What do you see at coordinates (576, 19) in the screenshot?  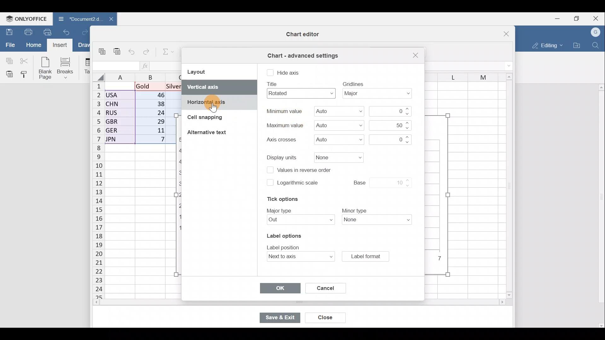 I see `Maximize` at bounding box center [576, 19].